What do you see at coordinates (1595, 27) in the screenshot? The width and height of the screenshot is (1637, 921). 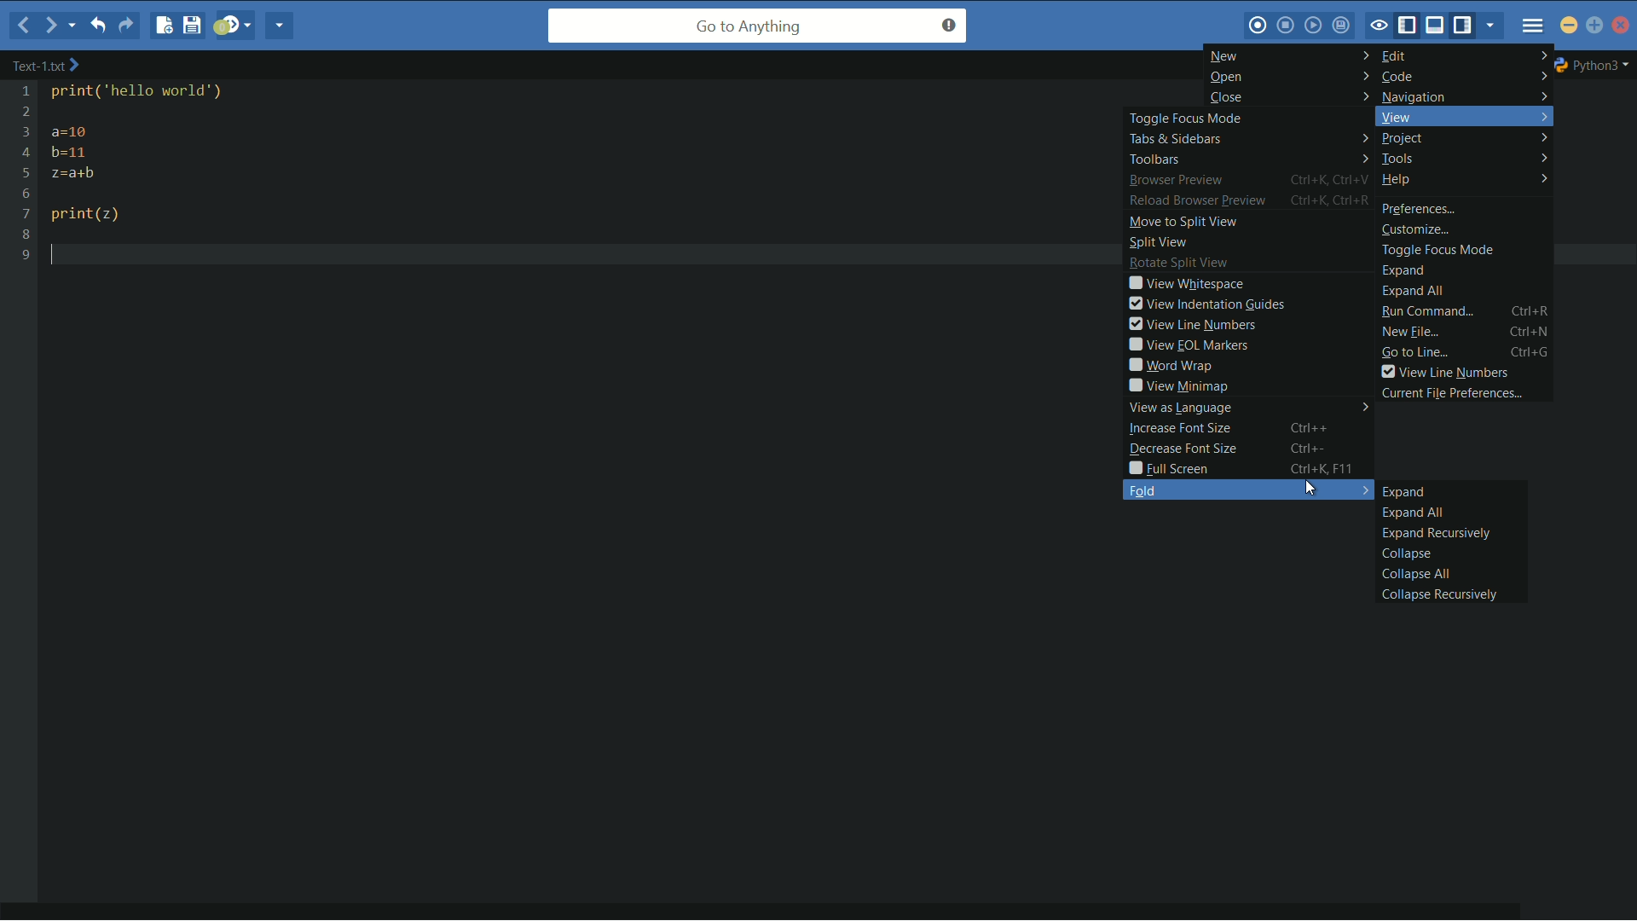 I see `maximize` at bounding box center [1595, 27].